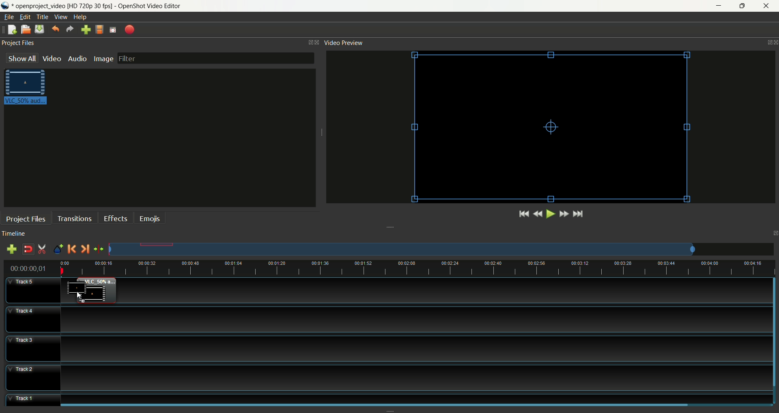 This screenshot has height=413, width=779. I want to click on video clip, so click(105, 292).